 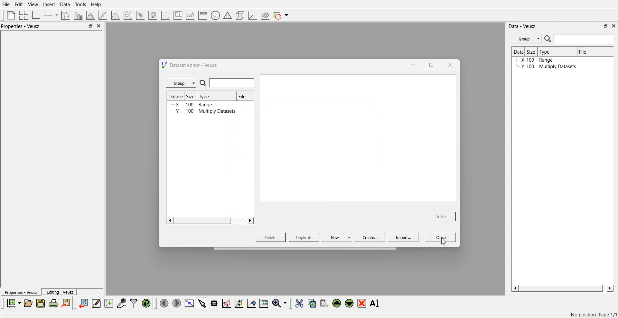 I want to click on Create..., so click(x=369, y=237).